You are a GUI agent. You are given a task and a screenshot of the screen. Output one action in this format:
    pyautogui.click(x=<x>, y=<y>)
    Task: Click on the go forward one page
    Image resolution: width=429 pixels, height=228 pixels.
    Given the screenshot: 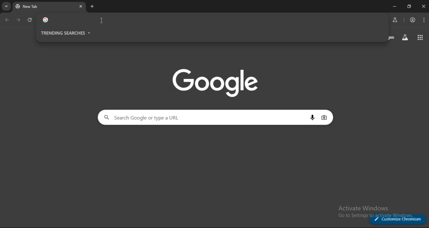 What is the action you would take?
    pyautogui.click(x=19, y=20)
    